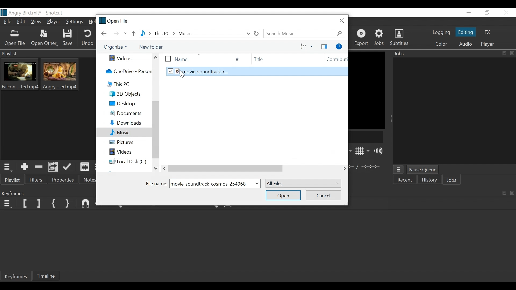 Image resolution: width=516 pixels, height=290 pixels. I want to click on Help, so click(91, 22).